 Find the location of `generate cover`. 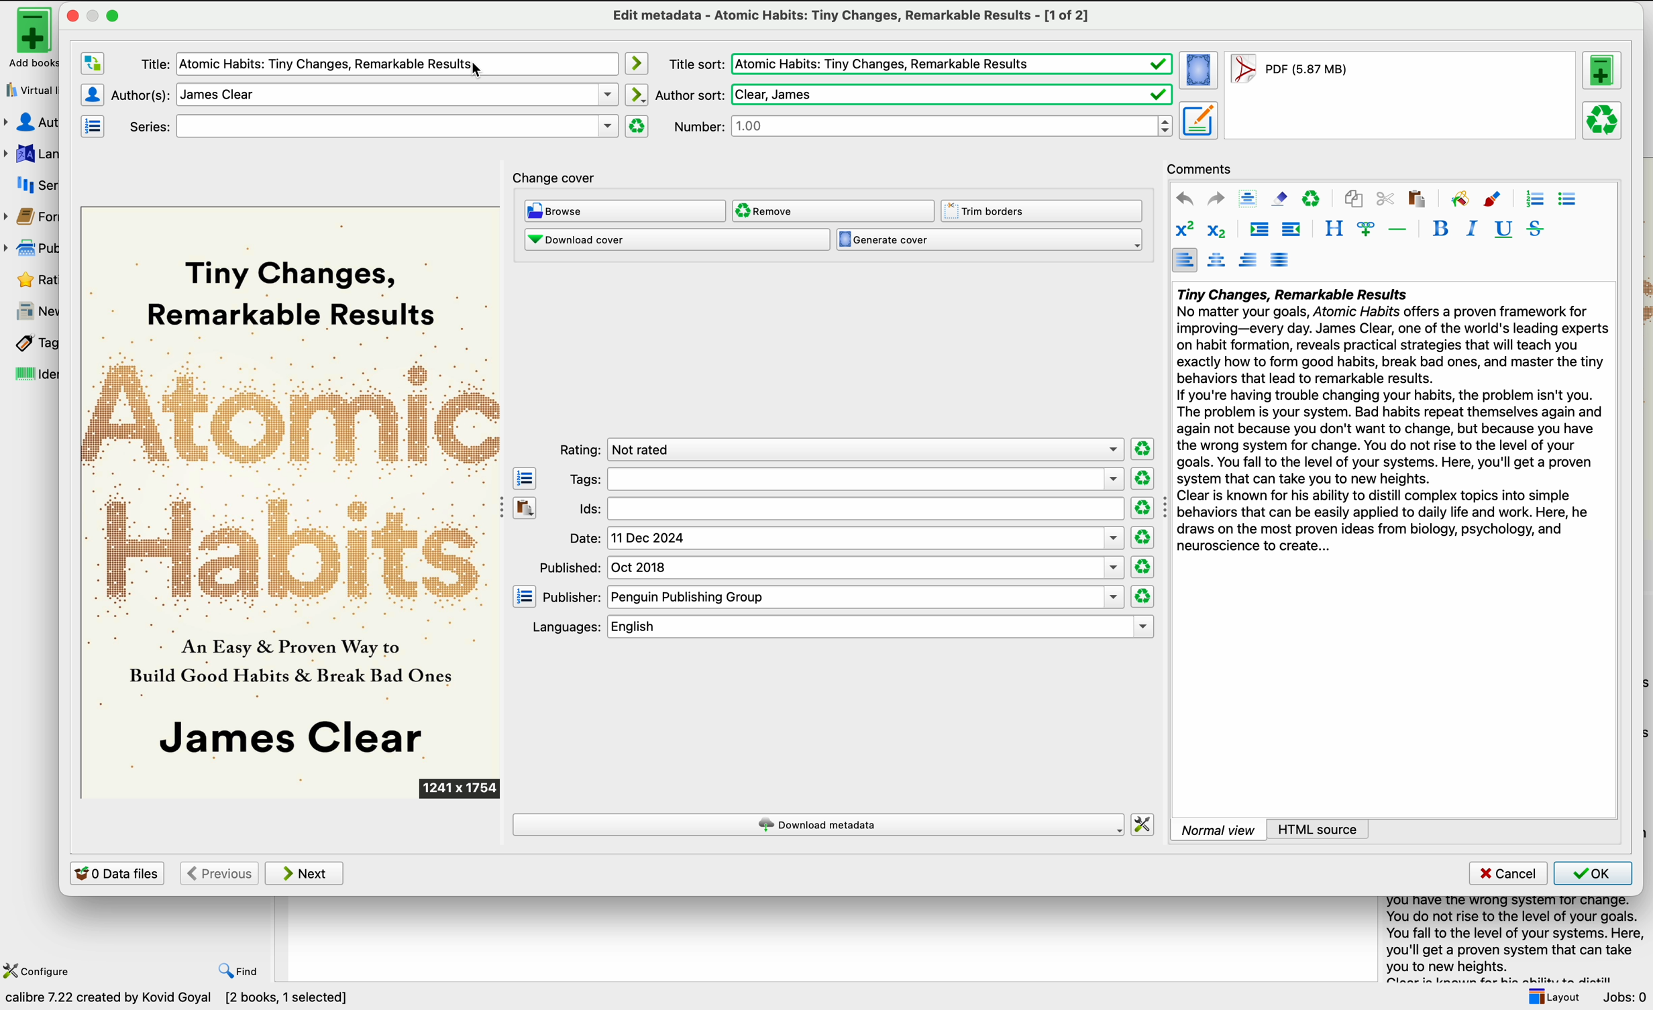

generate cover is located at coordinates (990, 240).